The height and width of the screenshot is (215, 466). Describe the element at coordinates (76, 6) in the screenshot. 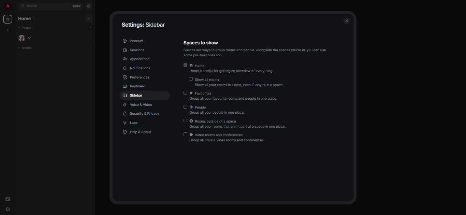

I see `ctrl K` at that location.